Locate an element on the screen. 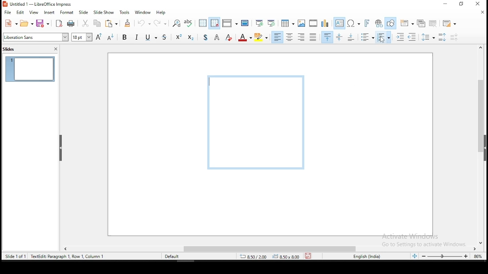 This screenshot has height=274, width=488.  slide layout is located at coordinates (450, 23).